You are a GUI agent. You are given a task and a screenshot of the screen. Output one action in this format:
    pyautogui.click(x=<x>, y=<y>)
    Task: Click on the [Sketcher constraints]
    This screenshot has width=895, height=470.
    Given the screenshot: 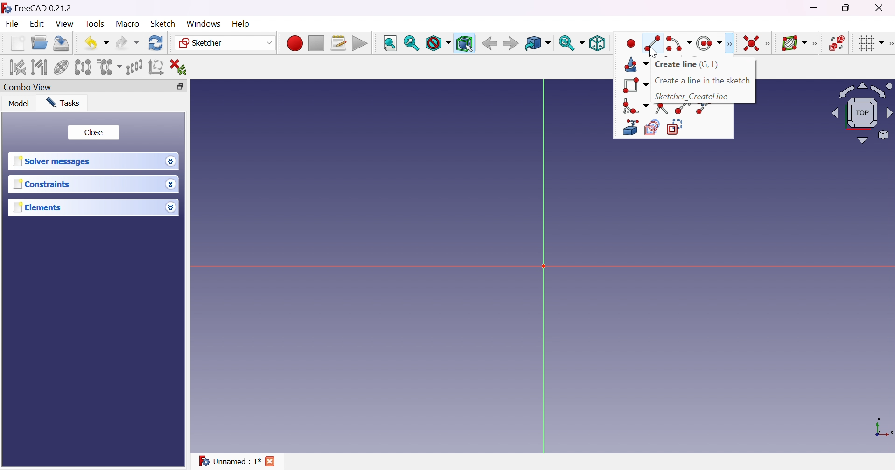 What is the action you would take?
    pyautogui.click(x=769, y=44)
    